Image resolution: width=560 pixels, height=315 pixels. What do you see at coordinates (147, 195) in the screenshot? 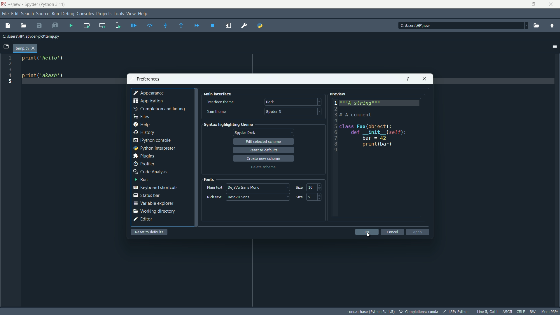
I see `status bar` at bounding box center [147, 195].